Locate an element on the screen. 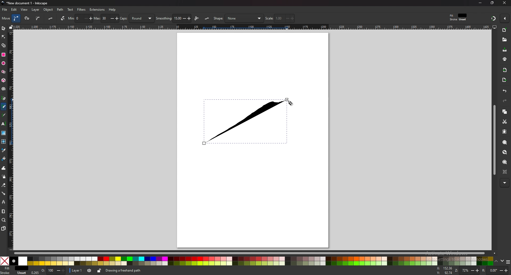 Image resolution: width=511 pixels, height=275 pixels. use pressure input is located at coordinates (61, 18).